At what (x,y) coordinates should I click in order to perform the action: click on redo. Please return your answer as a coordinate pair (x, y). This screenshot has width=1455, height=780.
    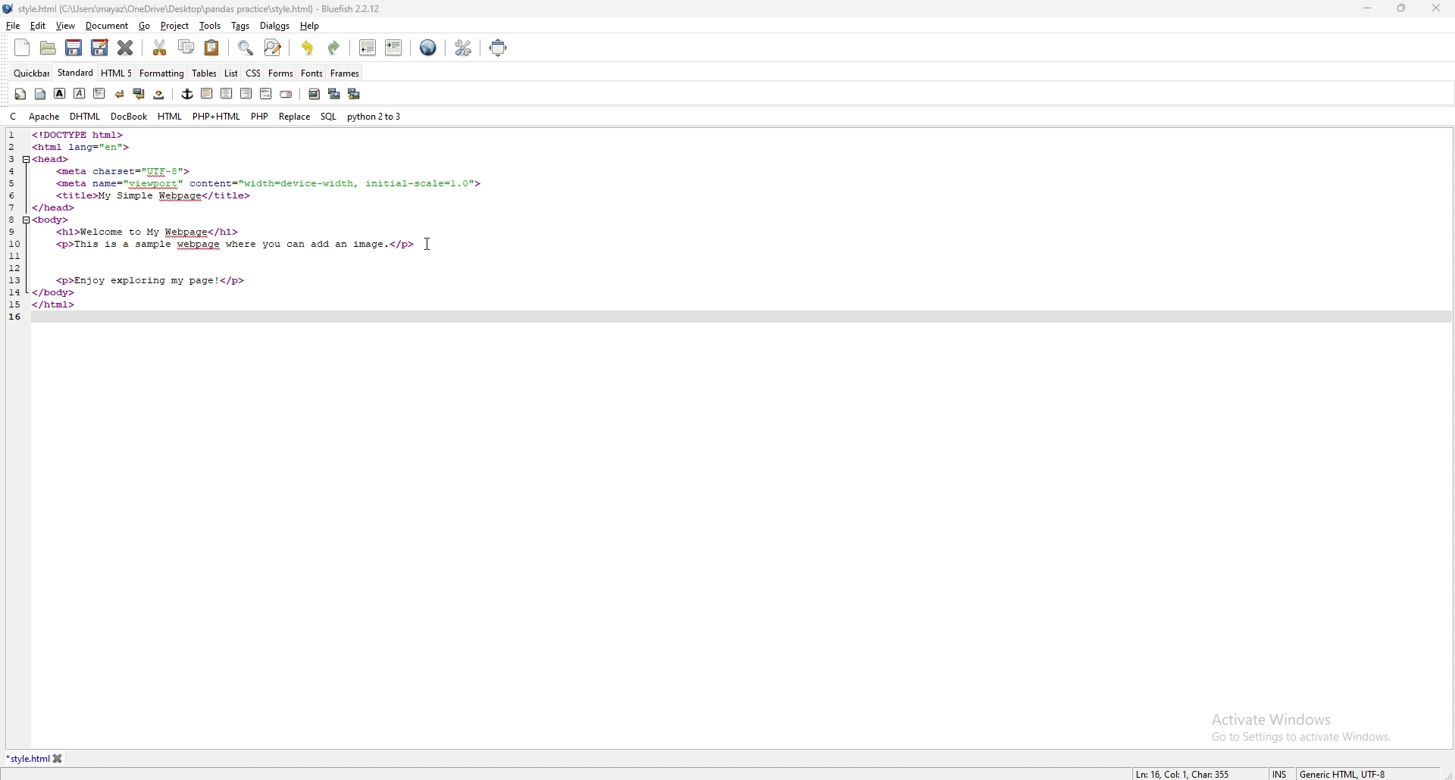
    Looking at the image, I should click on (335, 49).